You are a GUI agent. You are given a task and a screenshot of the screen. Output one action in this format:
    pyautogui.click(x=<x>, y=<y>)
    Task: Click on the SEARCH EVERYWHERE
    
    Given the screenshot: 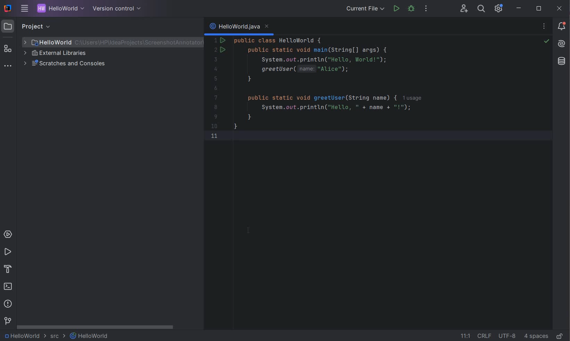 What is the action you would take?
    pyautogui.click(x=481, y=9)
    